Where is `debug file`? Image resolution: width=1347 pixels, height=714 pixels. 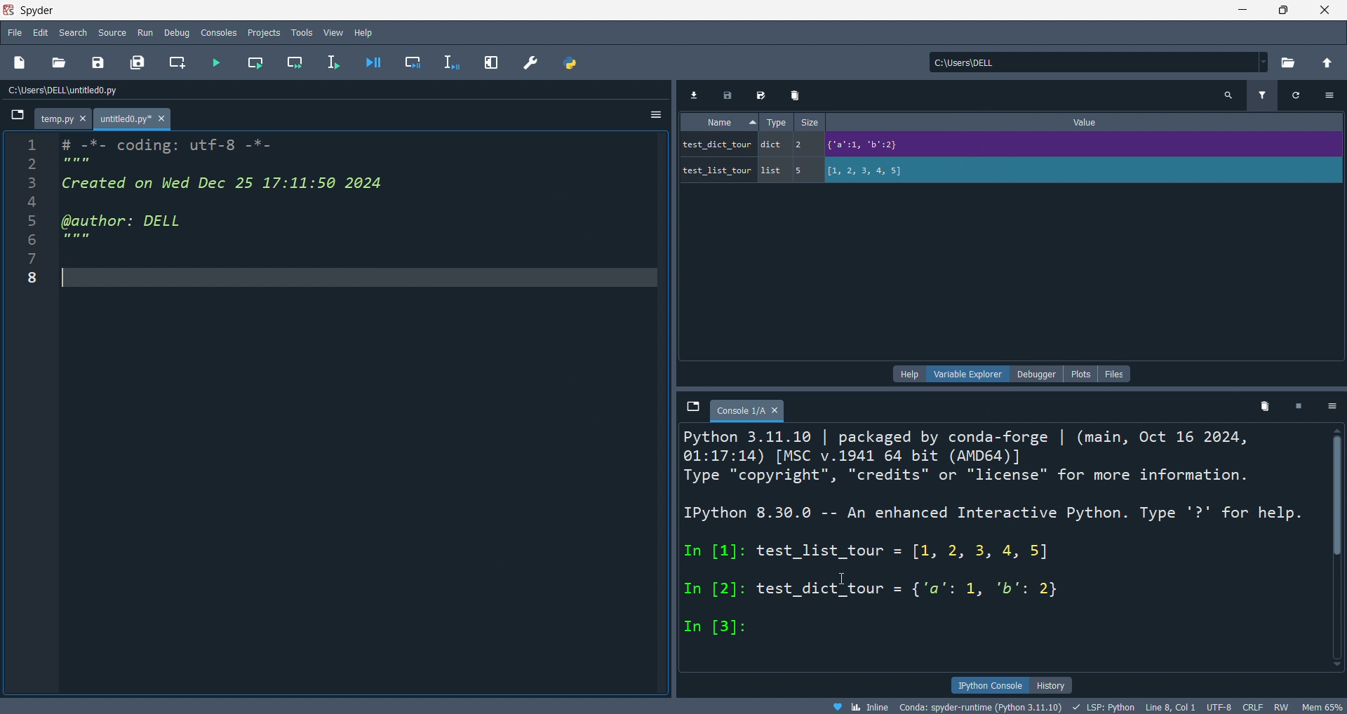
debug file is located at coordinates (376, 63).